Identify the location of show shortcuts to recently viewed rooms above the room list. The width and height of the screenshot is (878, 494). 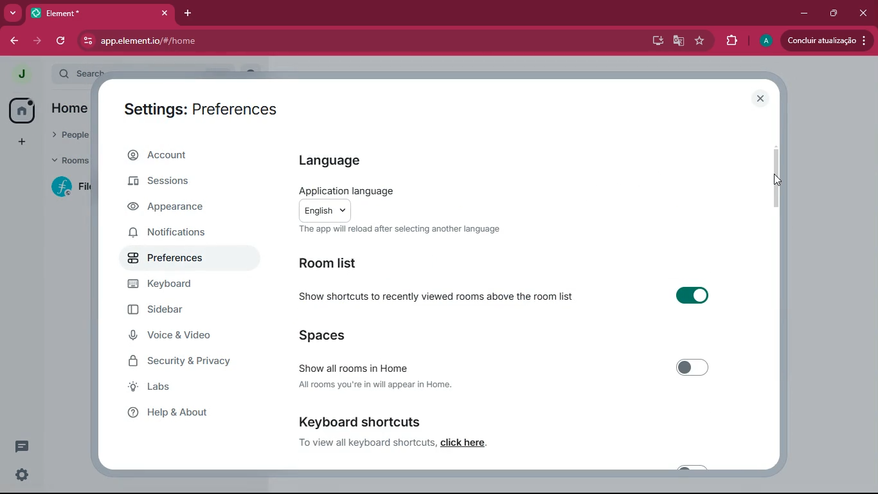
(435, 294).